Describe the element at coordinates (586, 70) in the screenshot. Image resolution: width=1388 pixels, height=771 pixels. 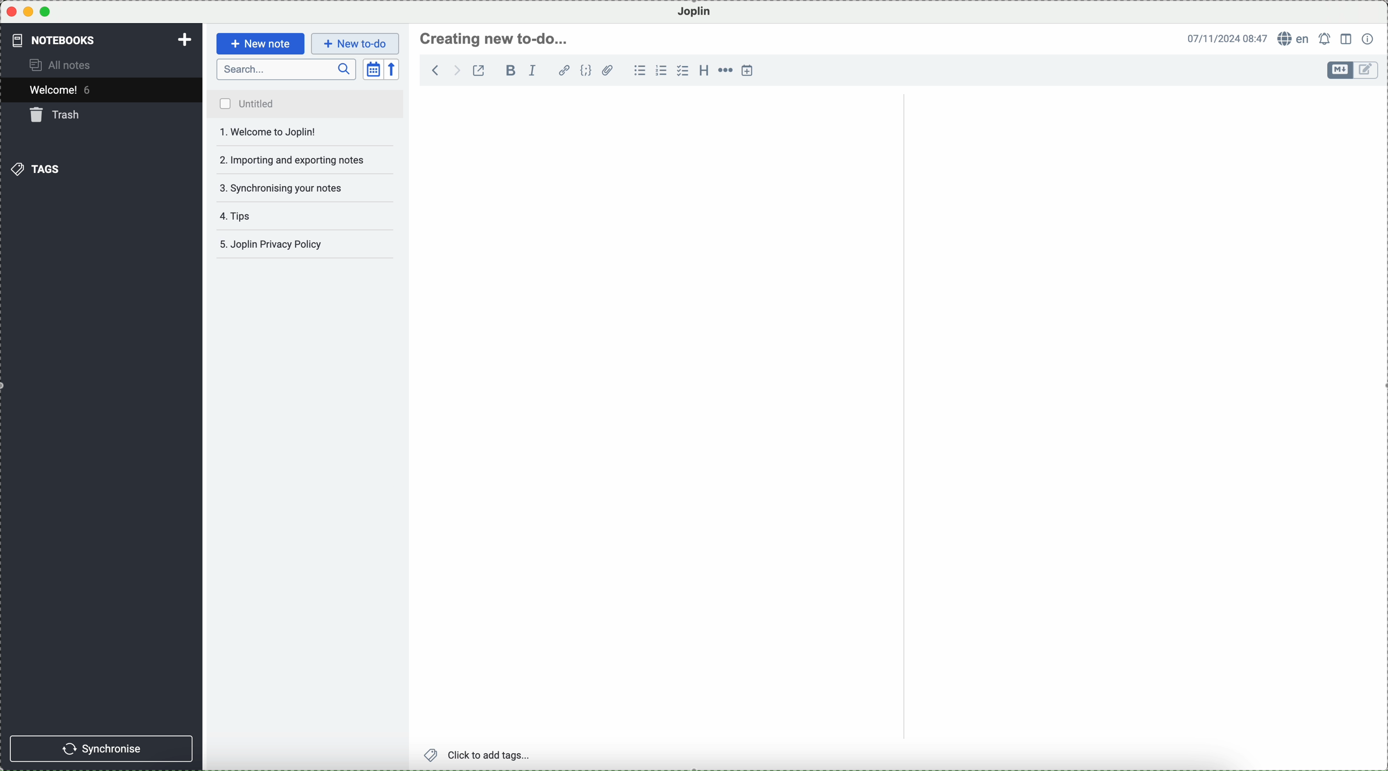
I see `code` at that location.